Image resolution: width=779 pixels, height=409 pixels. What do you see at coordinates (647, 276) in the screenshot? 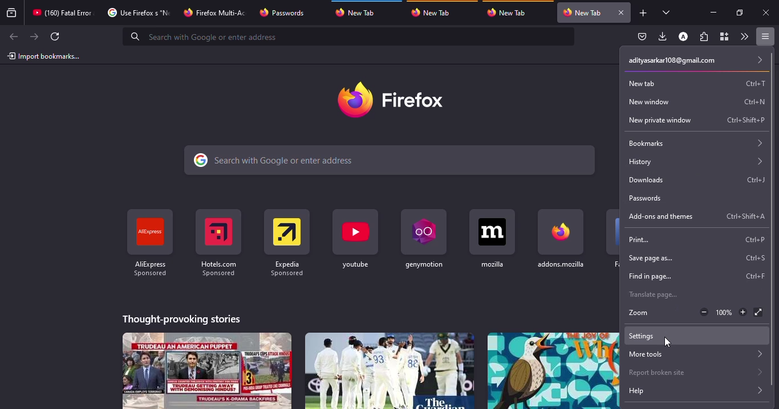
I see `find` at bounding box center [647, 276].